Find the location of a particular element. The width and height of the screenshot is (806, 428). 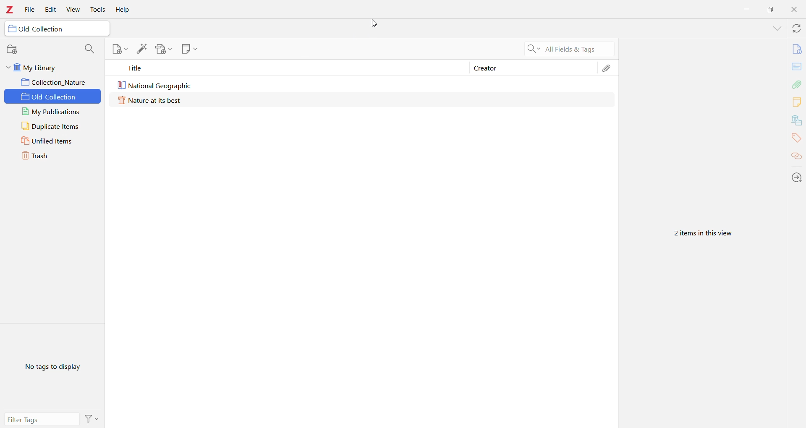

Duplicate Items is located at coordinates (53, 127).